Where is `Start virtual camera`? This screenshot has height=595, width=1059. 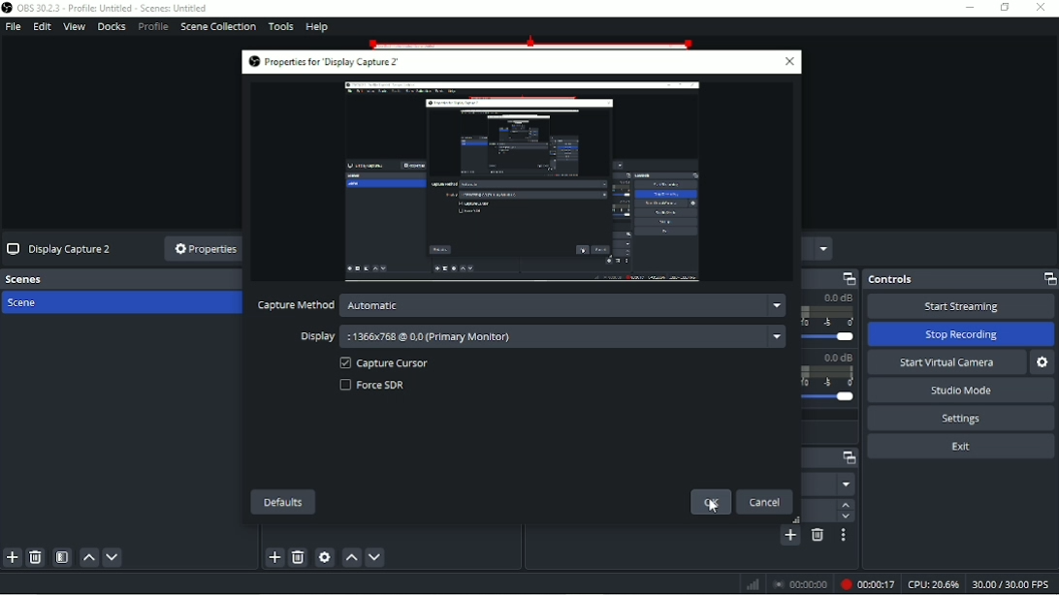 Start virtual camera is located at coordinates (947, 363).